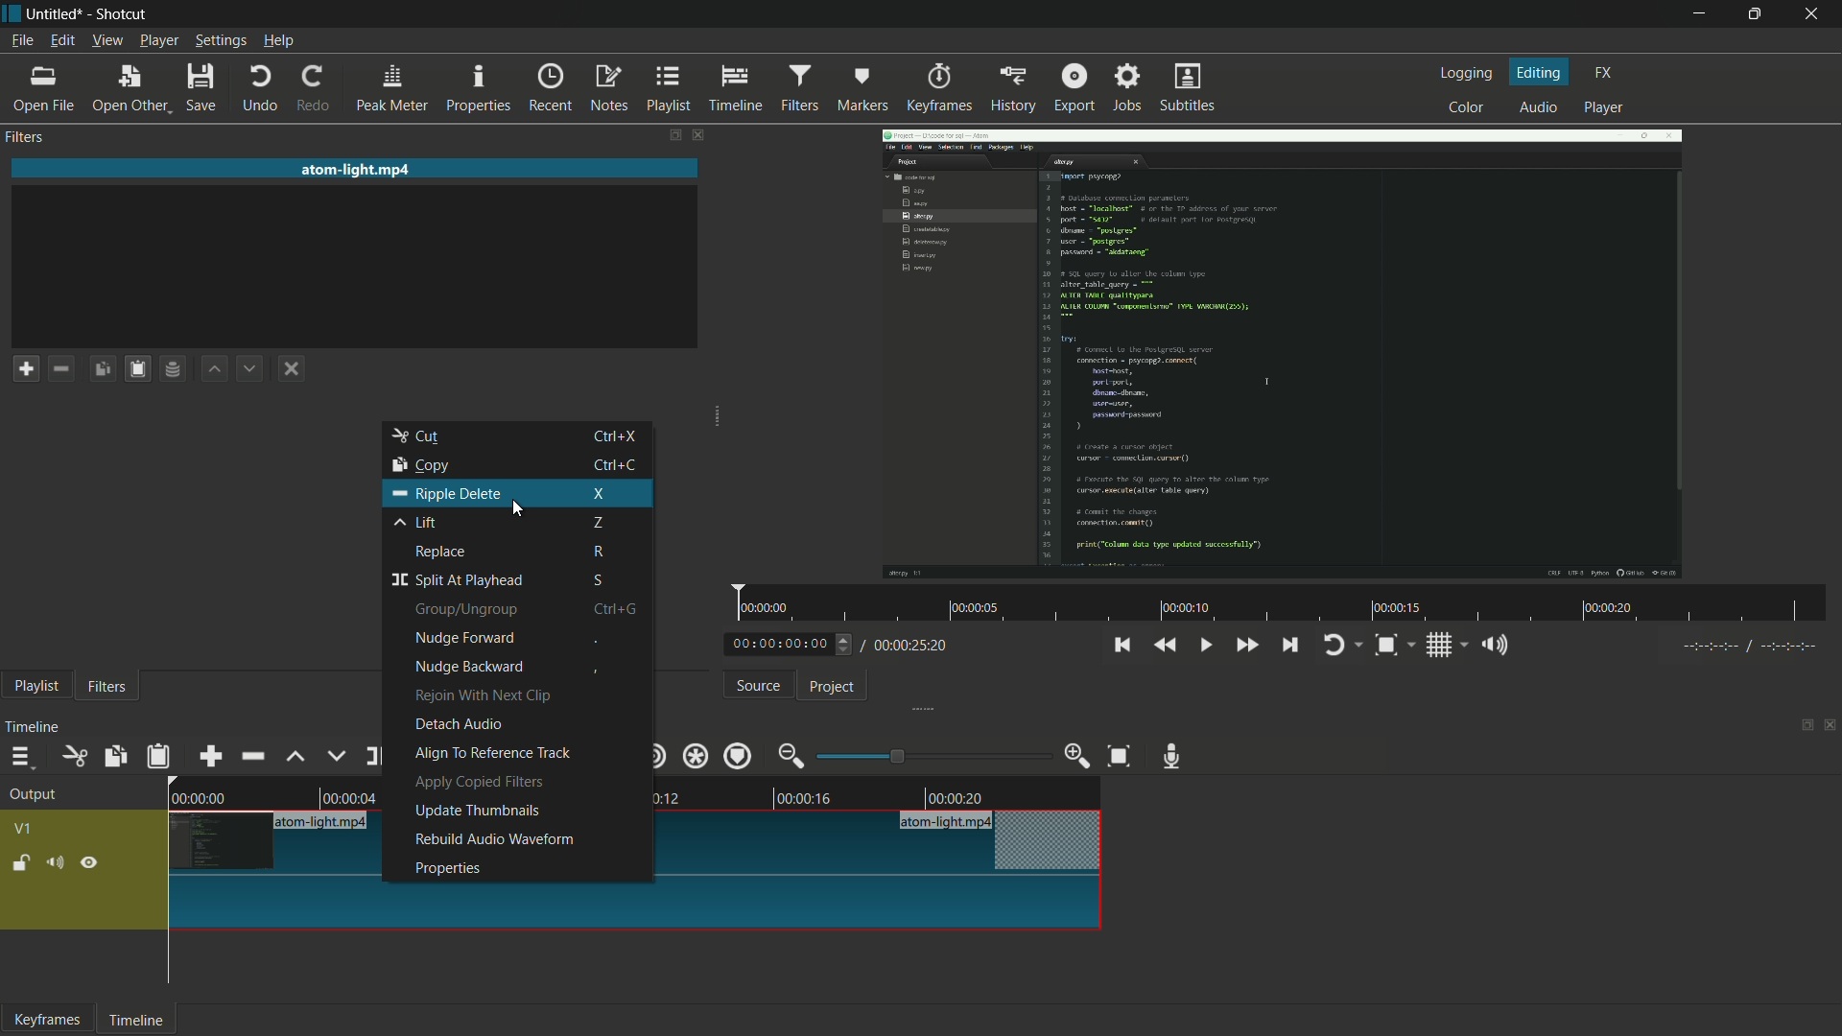 This screenshot has width=1842, height=1036. What do you see at coordinates (1077, 756) in the screenshot?
I see `zoom in` at bounding box center [1077, 756].